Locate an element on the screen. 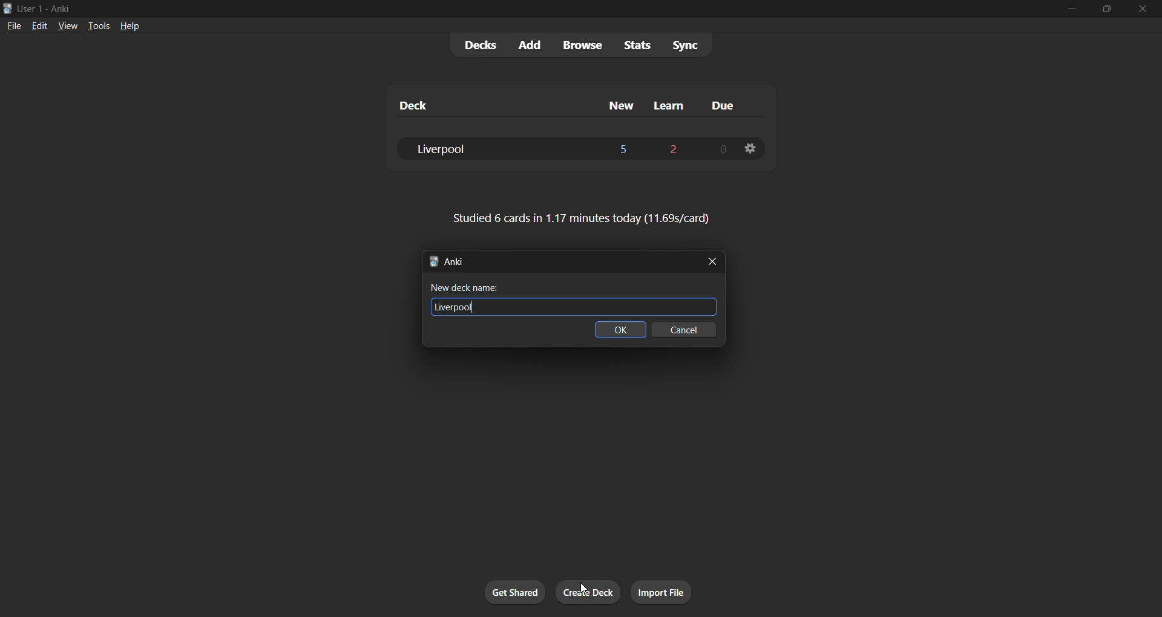  new cards column is located at coordinates (620, 106).